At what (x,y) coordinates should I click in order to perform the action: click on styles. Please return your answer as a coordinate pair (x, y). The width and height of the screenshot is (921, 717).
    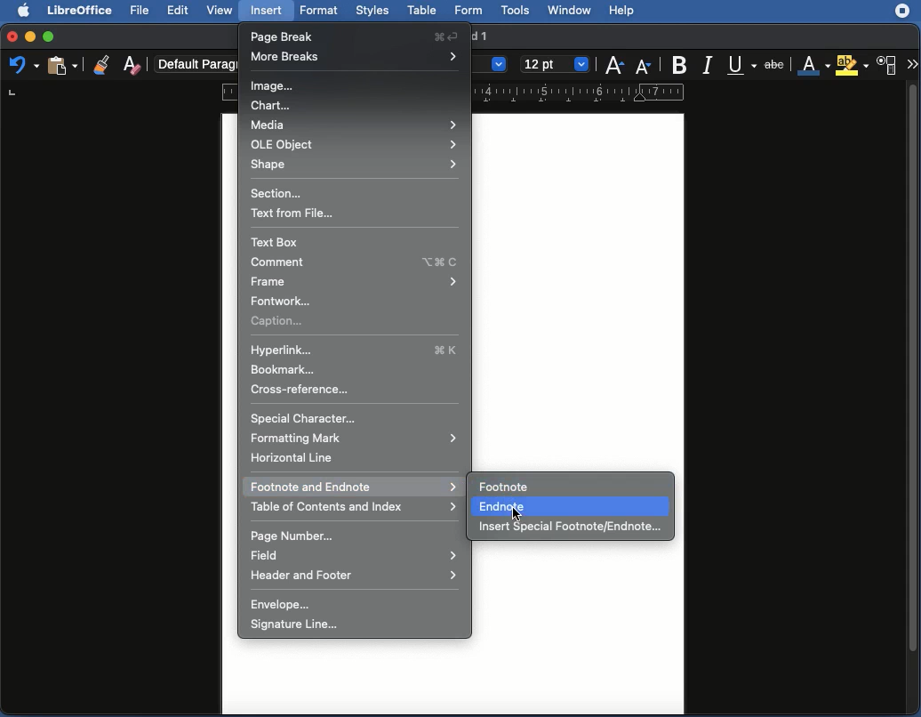
    Looking at the image, I should click on (372, 12).